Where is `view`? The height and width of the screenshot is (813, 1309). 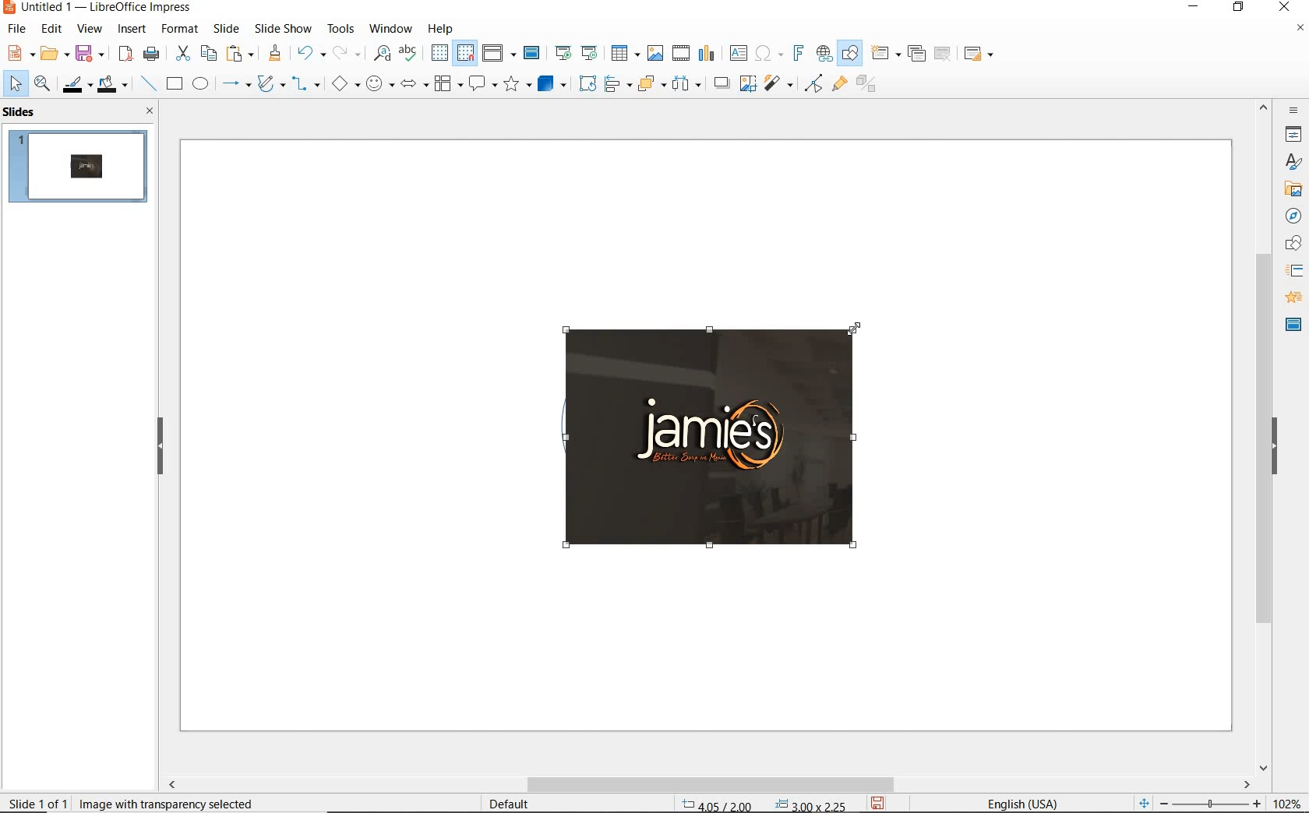
view is located at coordinates (90, 29).